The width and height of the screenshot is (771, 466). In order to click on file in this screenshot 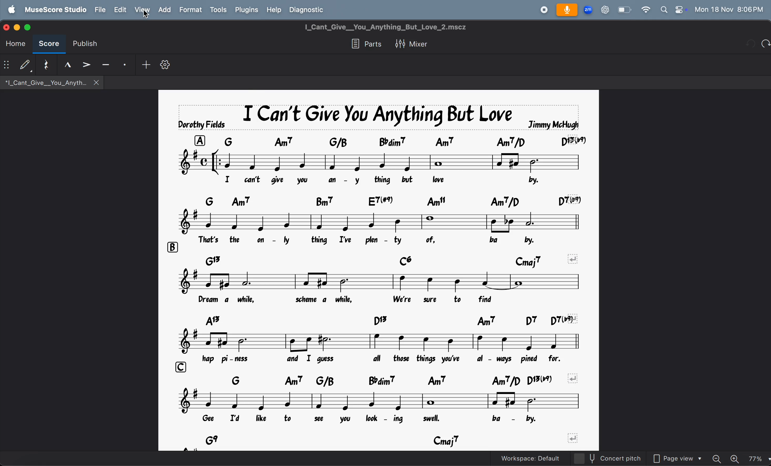, I will do `click(100, 10)`.